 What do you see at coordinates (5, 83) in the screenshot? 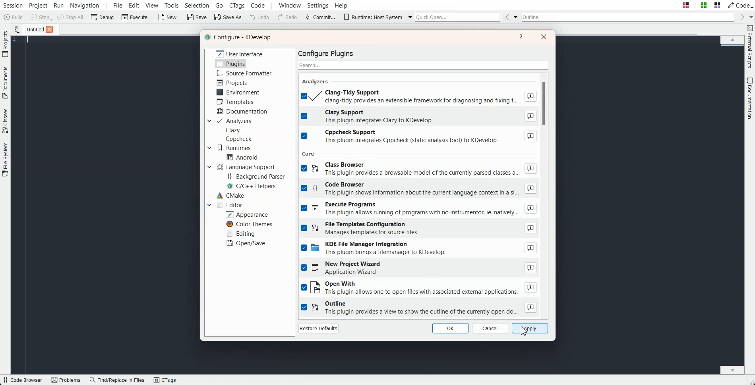
I see `Documents` at bounding box center [5, 83].